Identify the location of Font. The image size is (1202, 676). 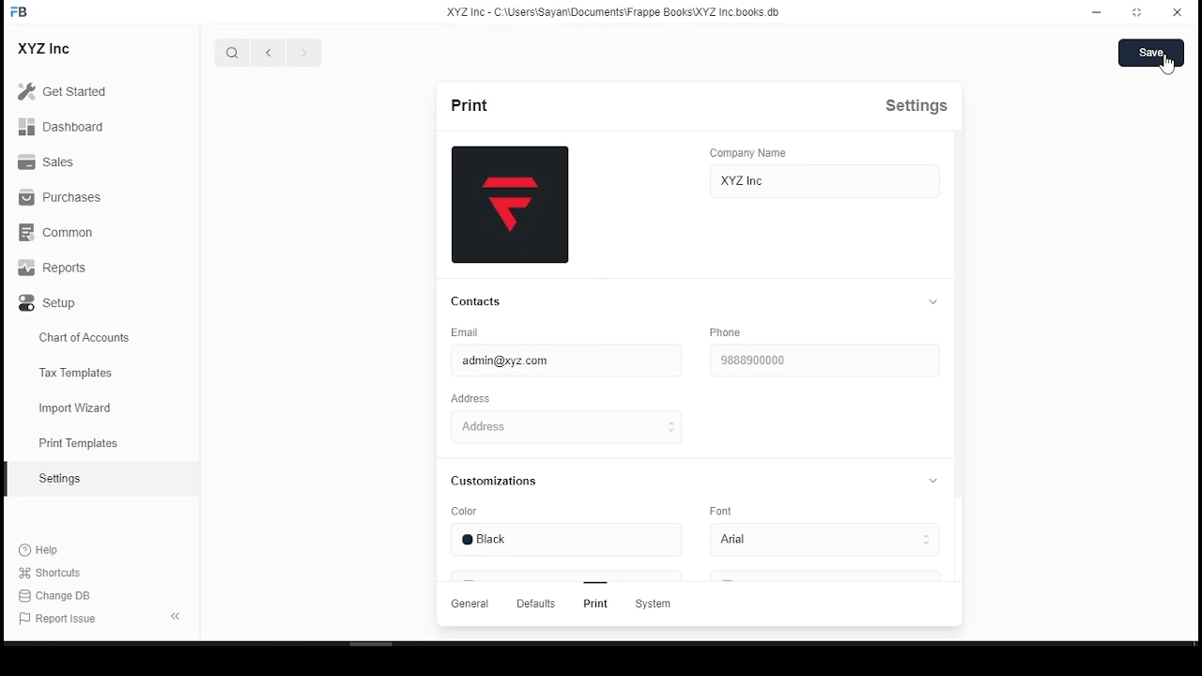
(721, 510).